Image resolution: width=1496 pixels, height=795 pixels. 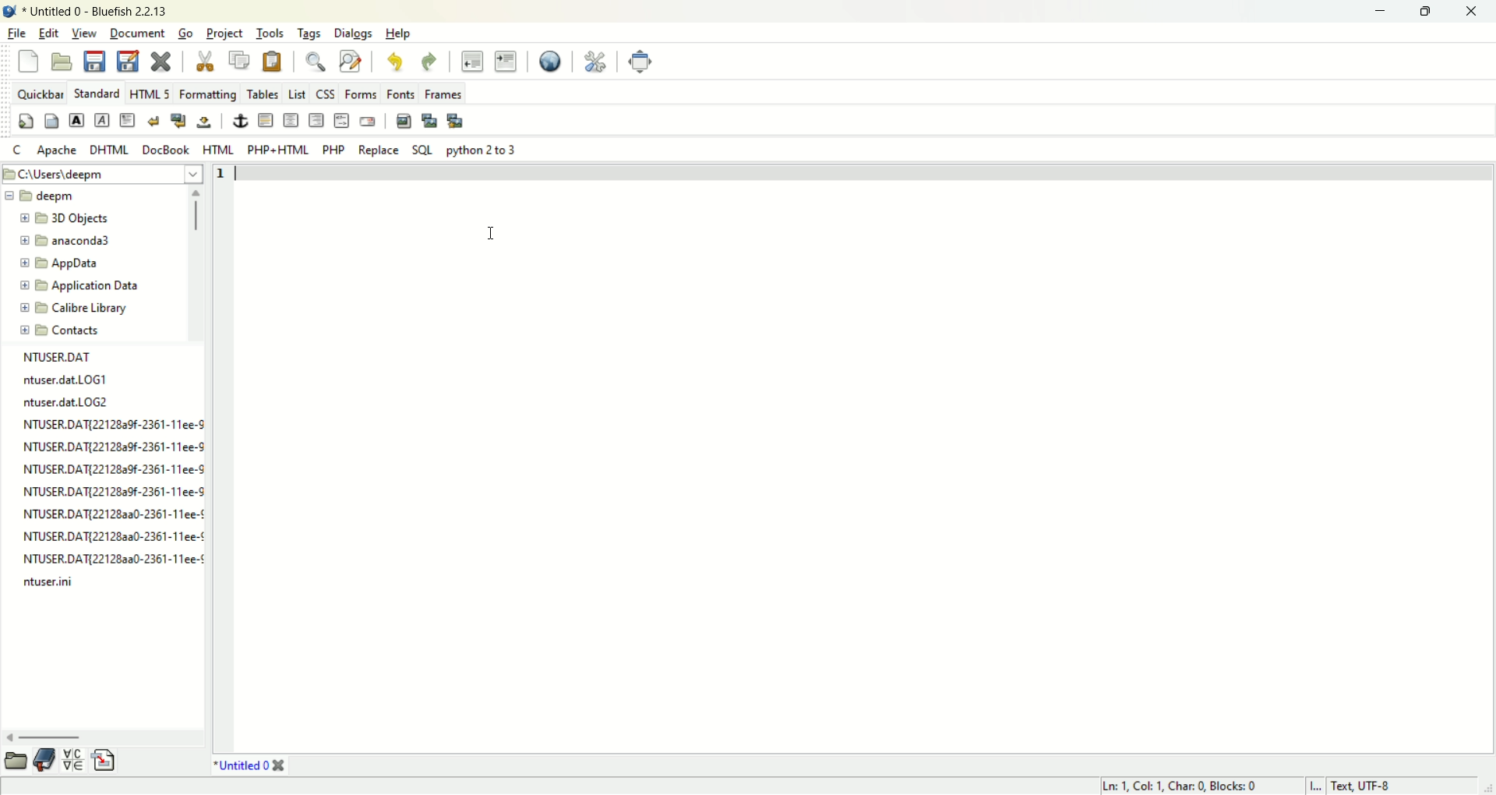 What do you see at coordinates (17, 761) in the screenshot?
I see `browse file` at bounding box center [17, 761].